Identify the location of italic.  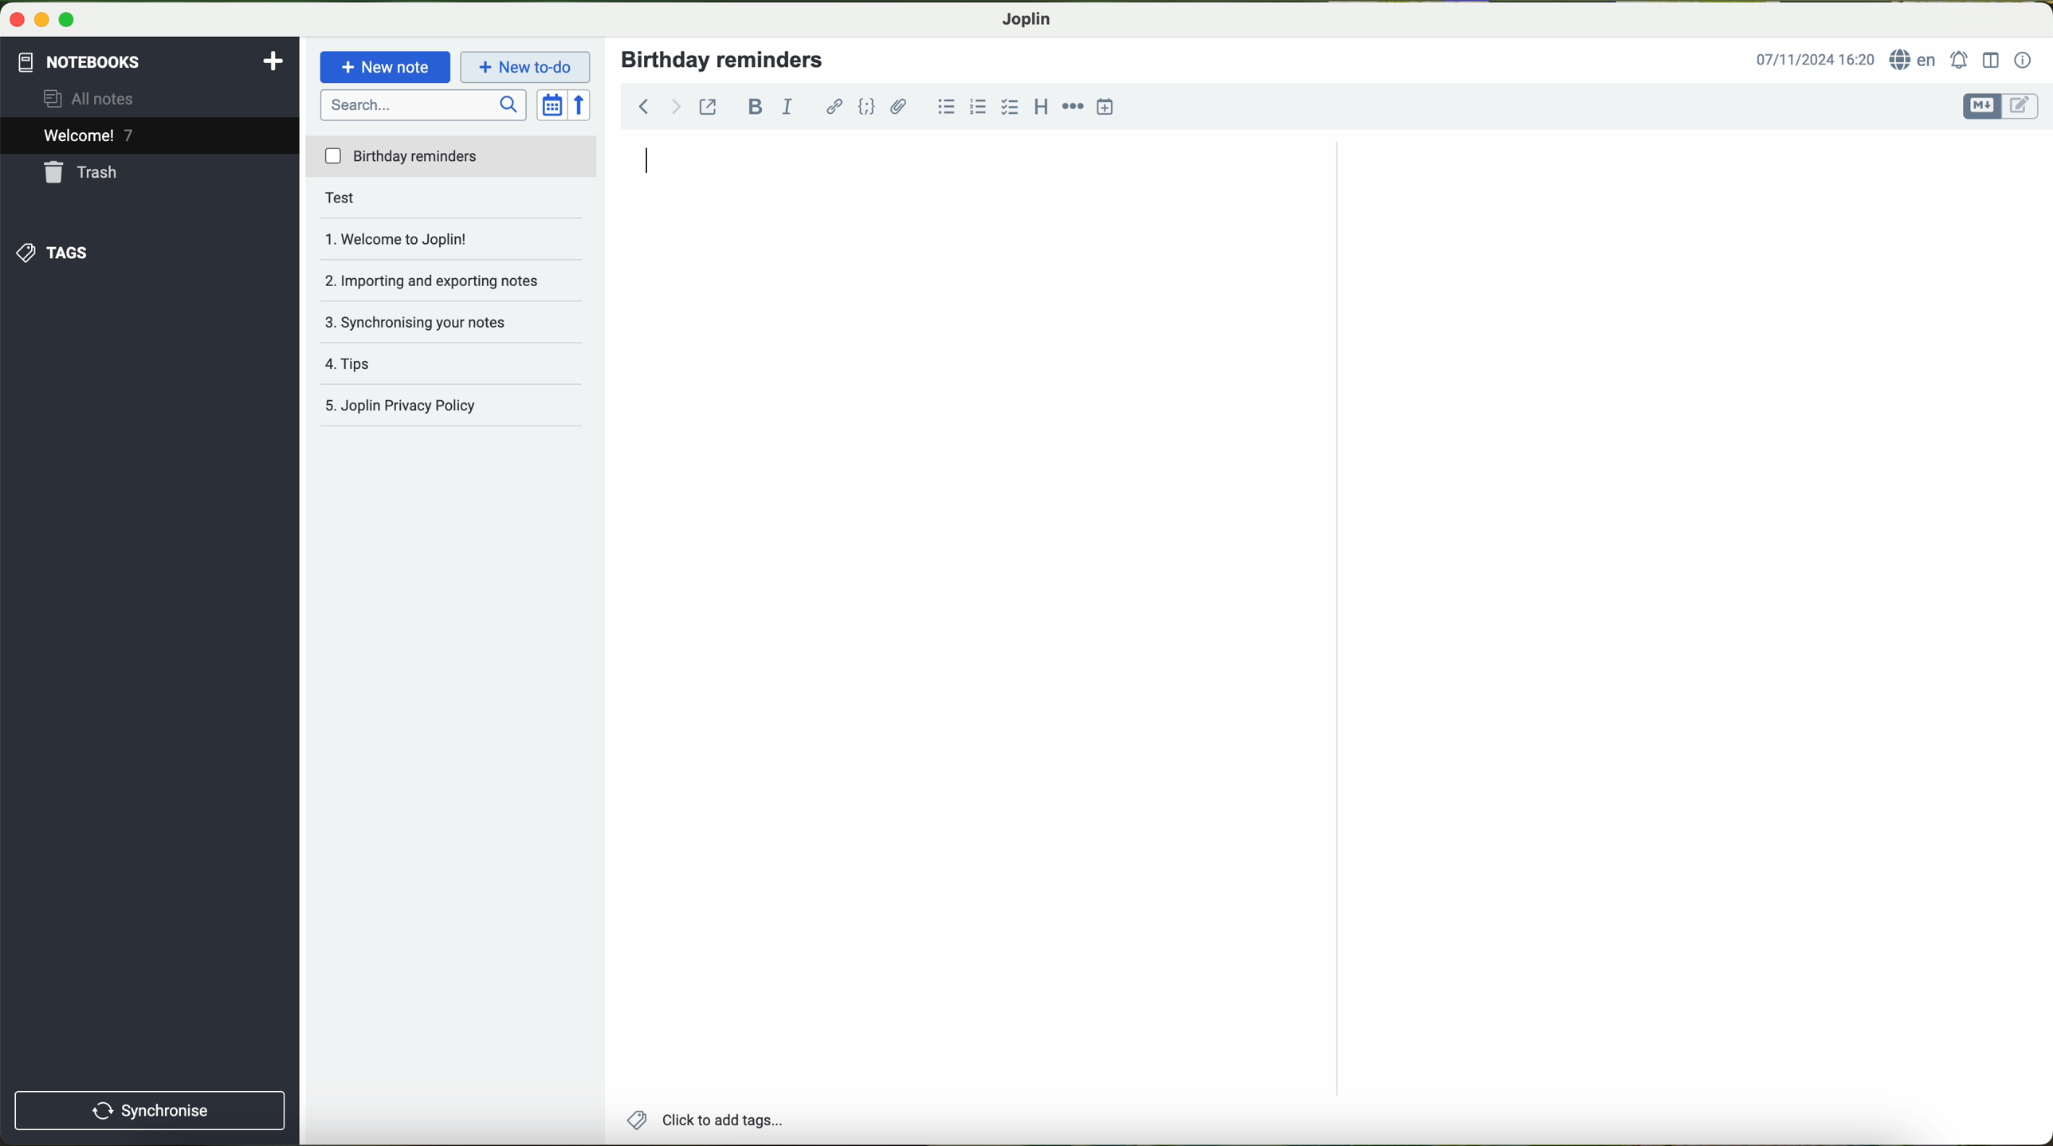
(790, 108).